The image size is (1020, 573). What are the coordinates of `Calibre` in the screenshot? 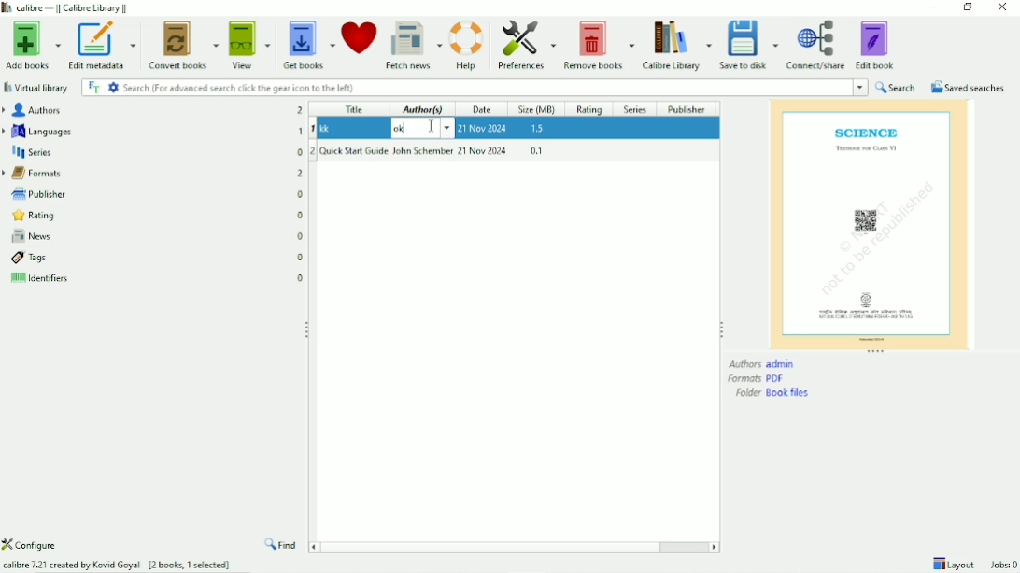 It's located at (676, 46).